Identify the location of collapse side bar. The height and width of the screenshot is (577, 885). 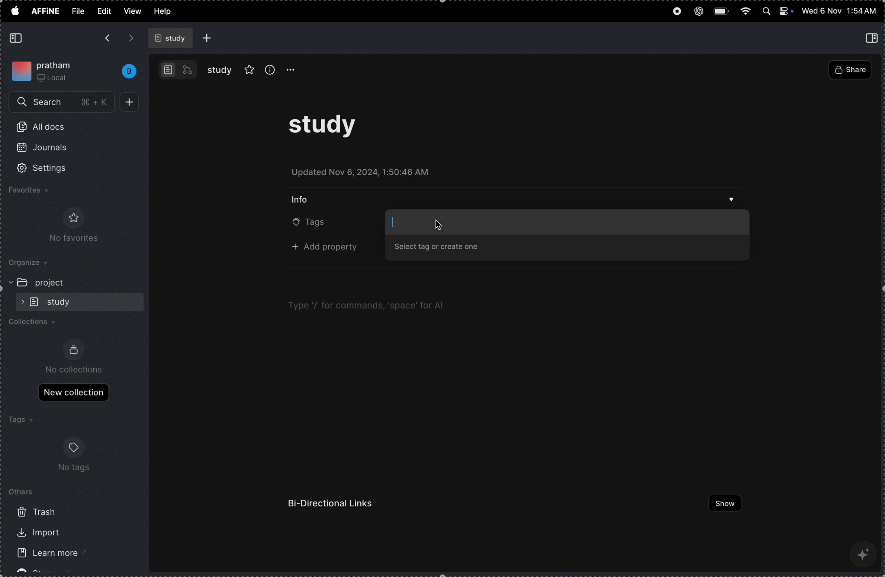
(17, 38).